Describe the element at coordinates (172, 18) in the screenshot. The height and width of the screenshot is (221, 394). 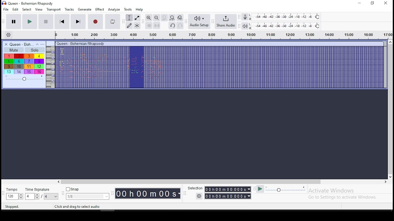
I see `fit to project to width` at that location.